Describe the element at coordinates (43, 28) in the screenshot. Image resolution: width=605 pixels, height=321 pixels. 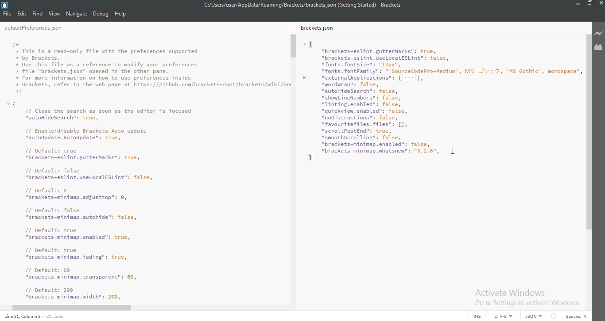
I see `defaultPreference.json` at that location.